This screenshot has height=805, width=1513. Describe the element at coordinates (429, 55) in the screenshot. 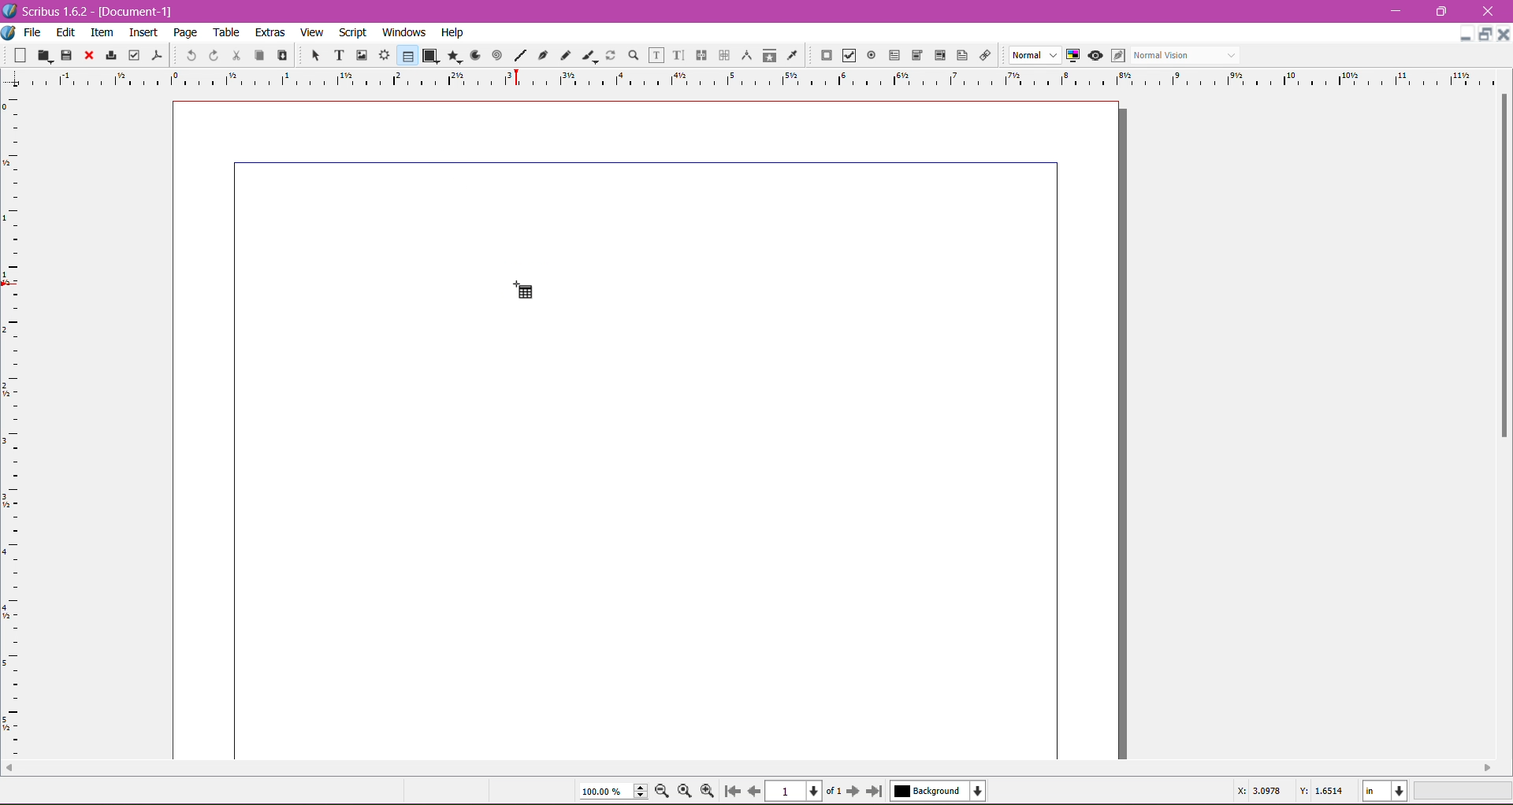

I see `Shapes` at that location.